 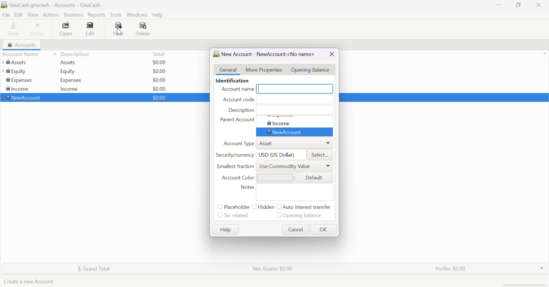 I want to click on Help, so click(x=158, y=15).